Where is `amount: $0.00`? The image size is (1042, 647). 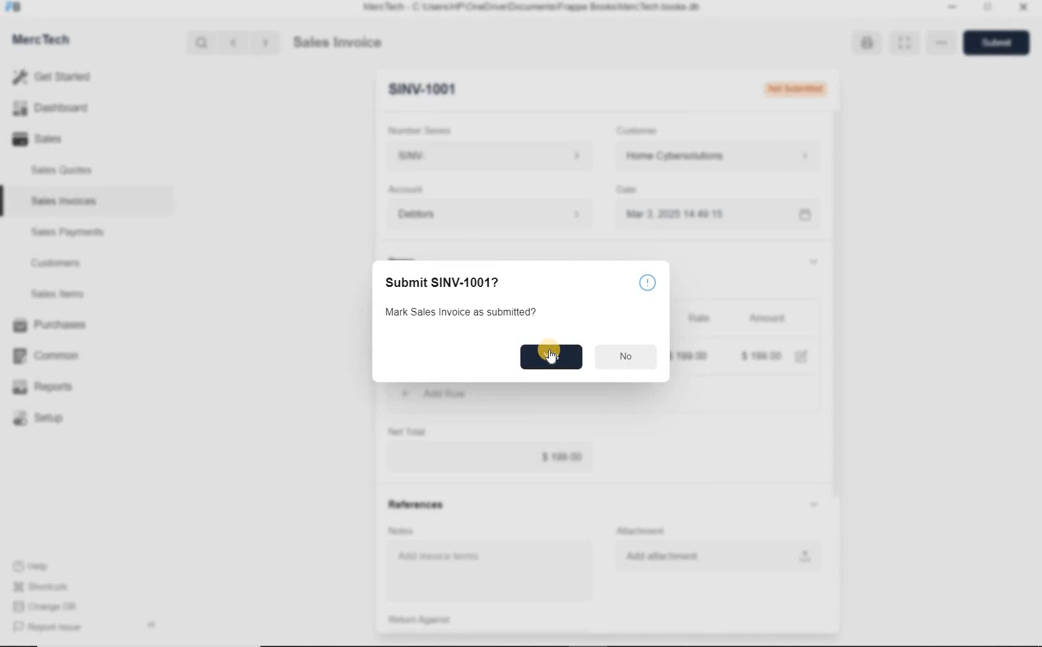
amount: $0.00 is located at coordinates (762, 355).